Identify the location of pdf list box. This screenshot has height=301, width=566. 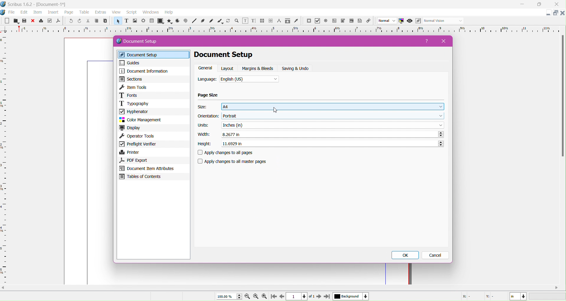
(343, 21).